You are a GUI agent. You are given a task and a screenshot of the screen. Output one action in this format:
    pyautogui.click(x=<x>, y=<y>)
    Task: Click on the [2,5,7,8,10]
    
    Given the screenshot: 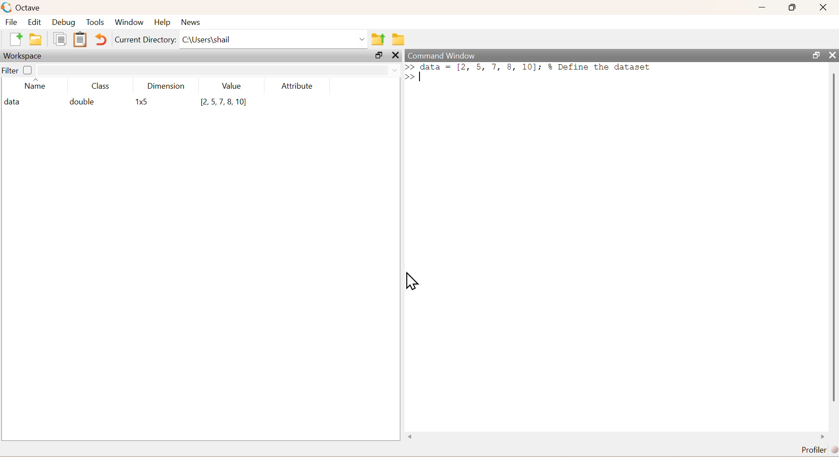 What is the action you would take?
    pyautogui.click(x=224, y=102)
    